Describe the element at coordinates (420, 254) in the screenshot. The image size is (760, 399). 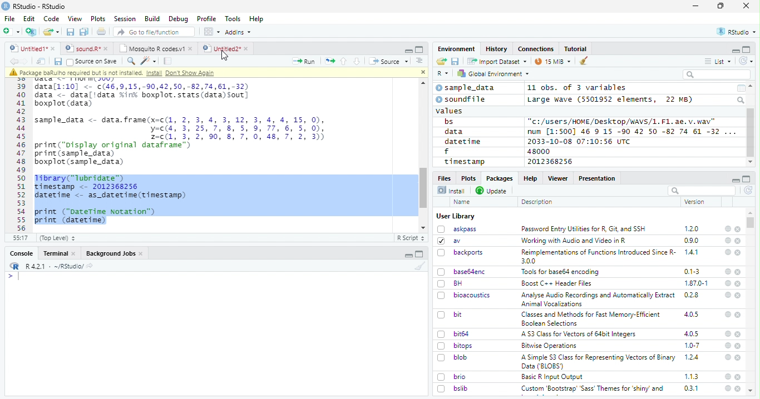
I see `Full screen` at that location.